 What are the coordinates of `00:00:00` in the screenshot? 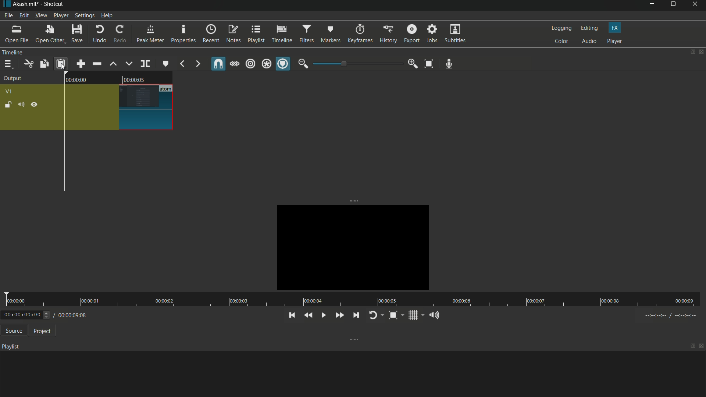 It's located at (82, 80).